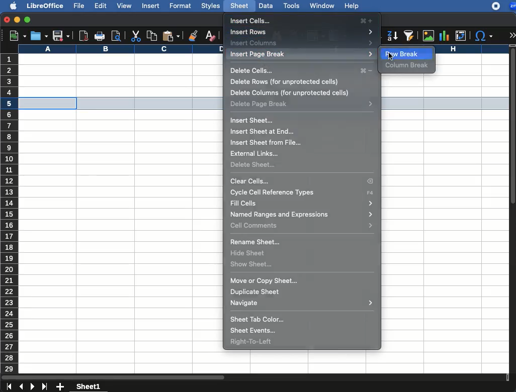 Image resolution: width=516 pixels, height=392 pixels. What do you see at coordinates (301, 43) in the screenshot?
I see `insert columns` at bounding box center [301, 43].